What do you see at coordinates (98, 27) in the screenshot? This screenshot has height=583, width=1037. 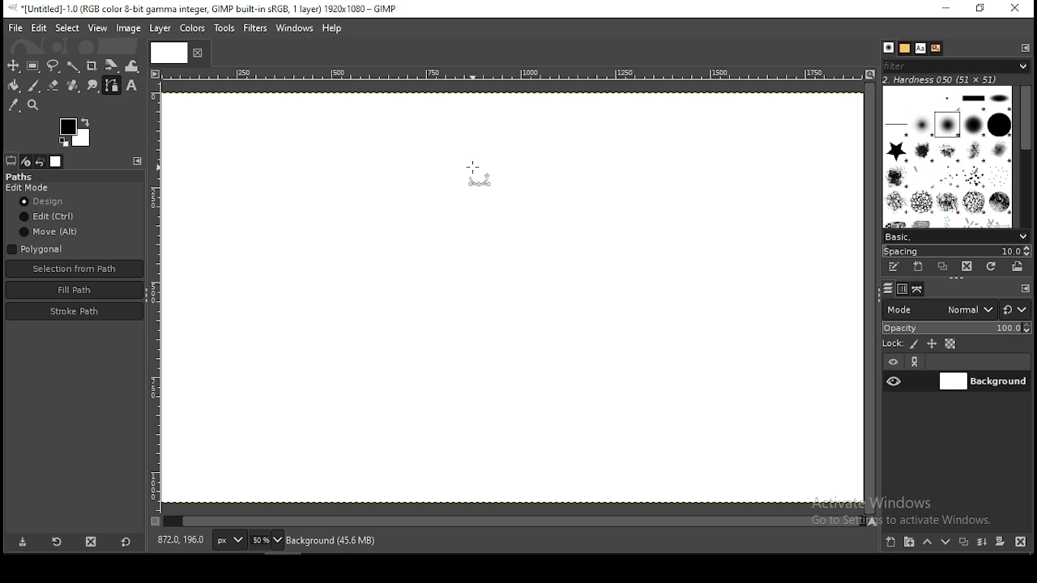 I see `view` at bounding box center [98, 27].